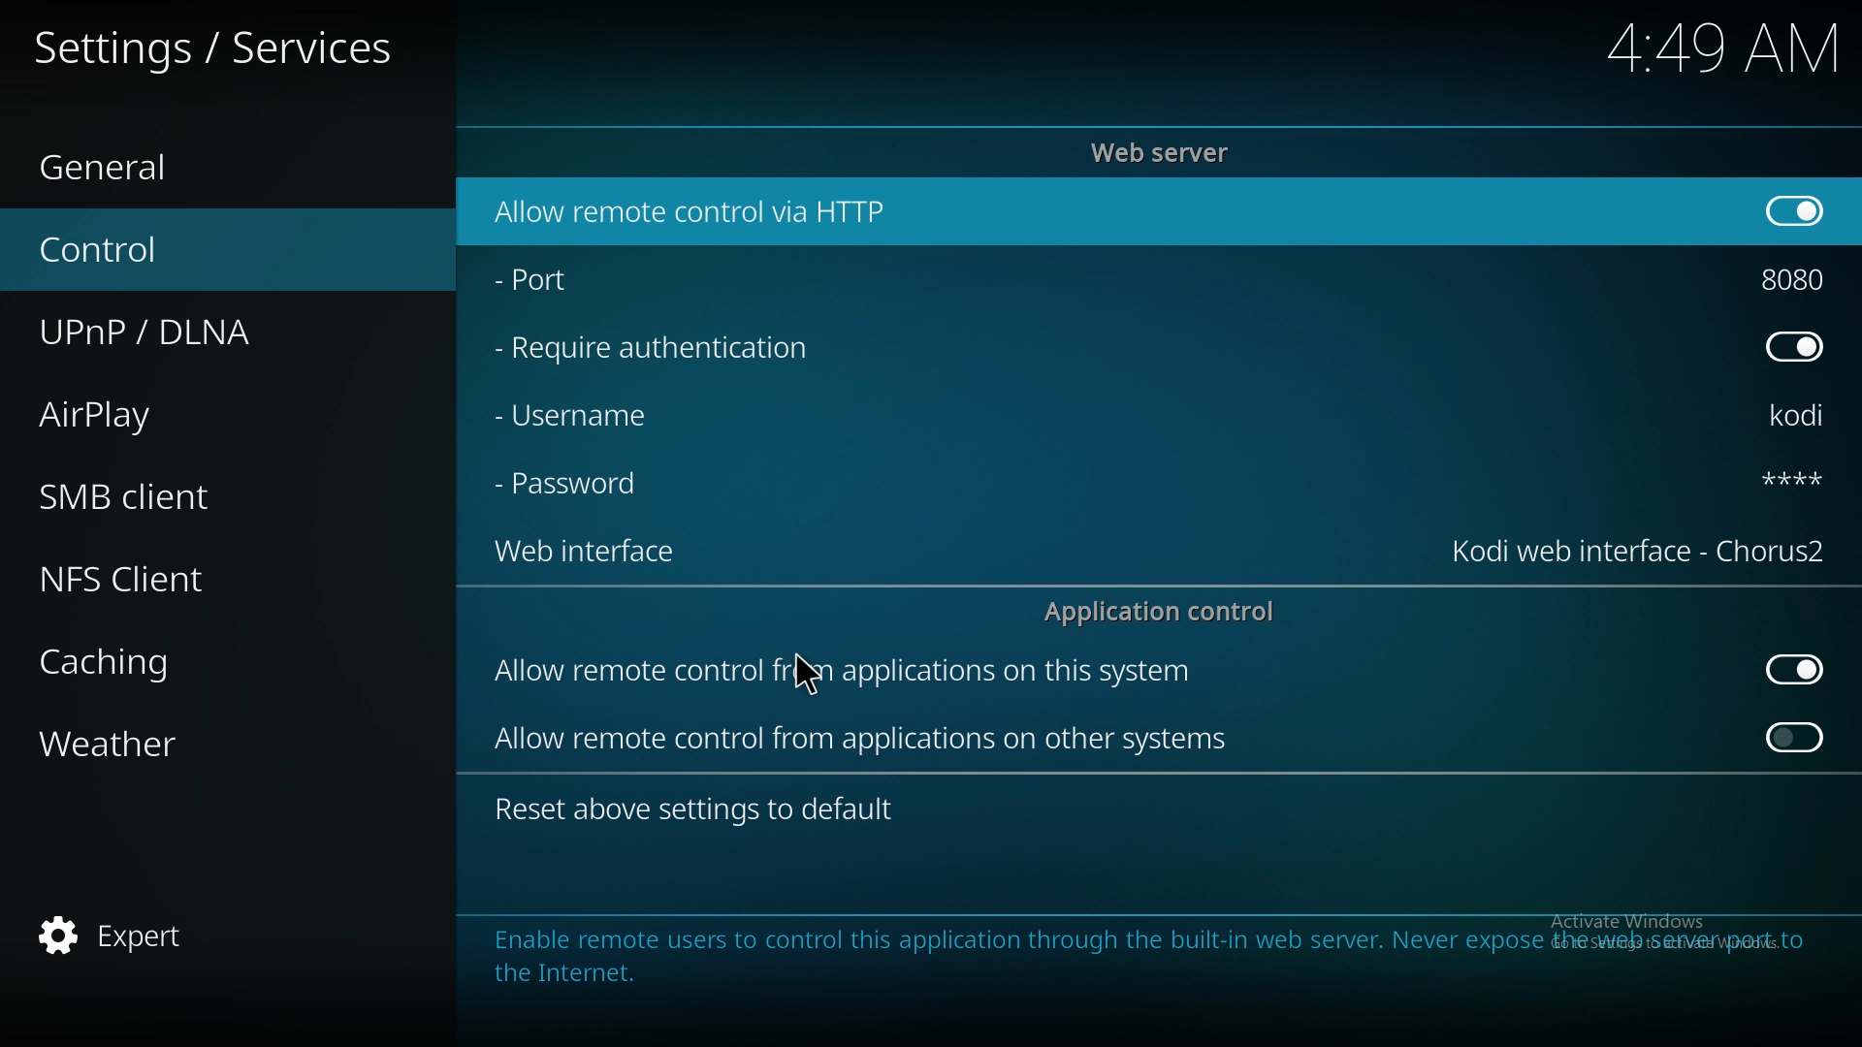 Image resolution: width=1862 pixels, height=1047 pixels. What do you see at coordinates (741, 210) in the screenshot?
I see `allow remote control via http` at bounding box center [741, 210].